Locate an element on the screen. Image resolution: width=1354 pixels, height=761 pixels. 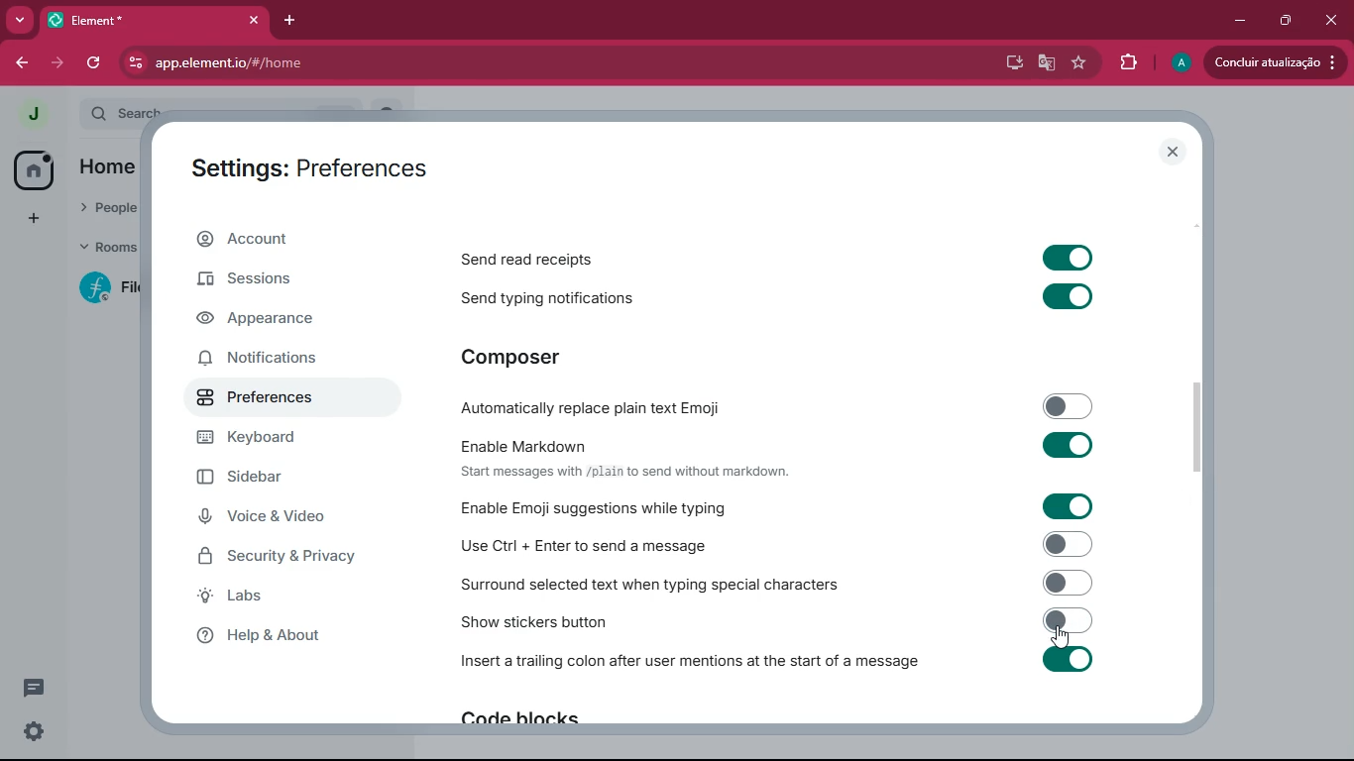
add tab is located at coordinates (293, 20).